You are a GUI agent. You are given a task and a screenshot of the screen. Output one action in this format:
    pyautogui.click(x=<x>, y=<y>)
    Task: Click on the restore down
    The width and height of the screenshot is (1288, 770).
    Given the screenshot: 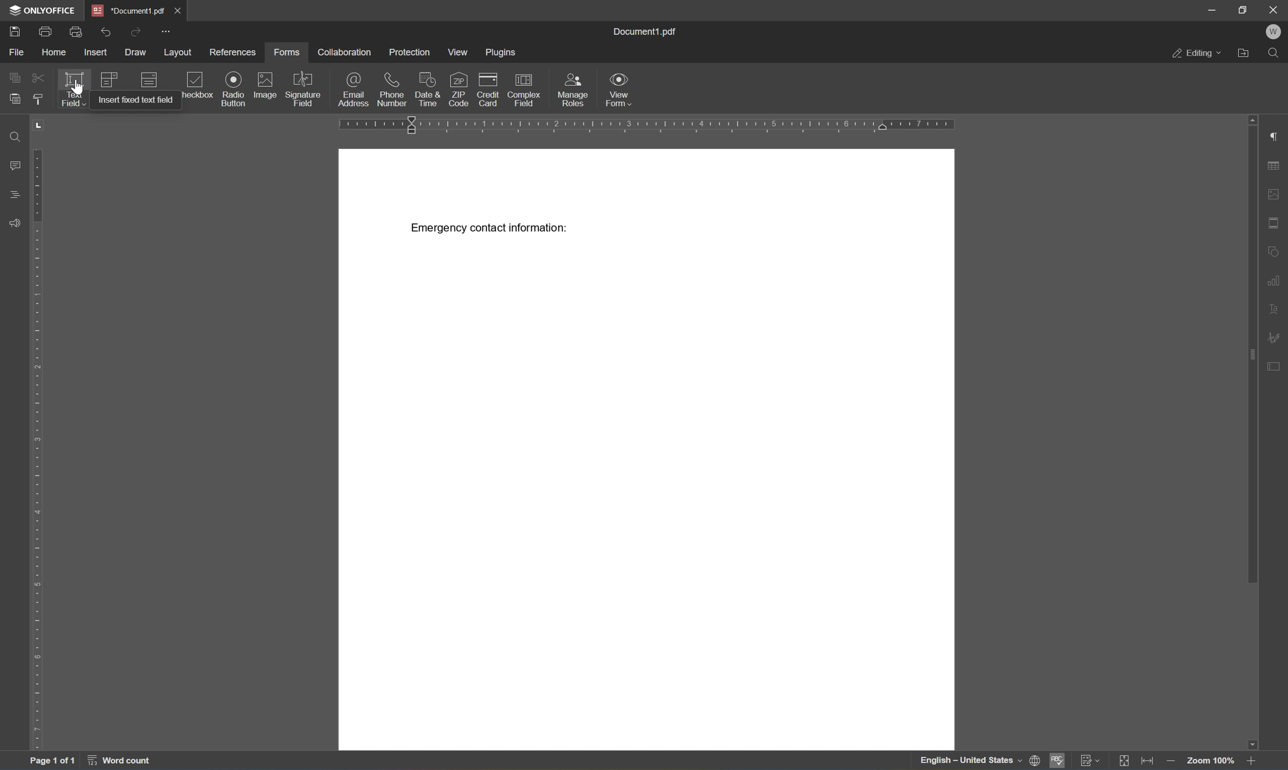 What is the action you would take?
    pyautogui.click(x=1243, y=9)
    